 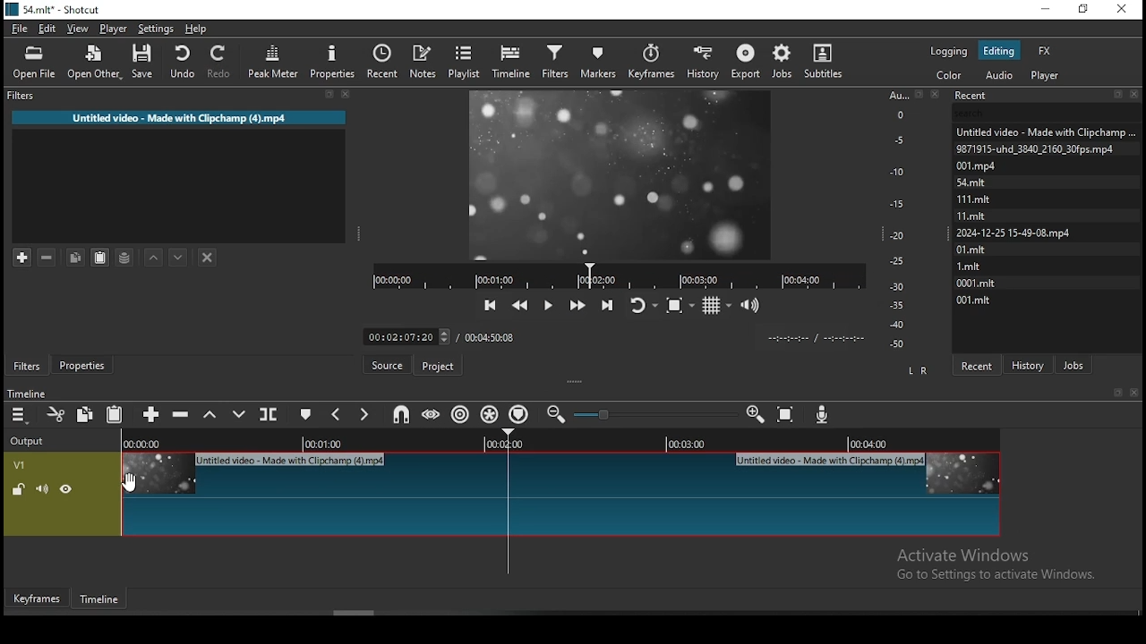 What do you see at coordinates (1013, 234) in the screenshot?
I see `files` at bounding box center [1013, 234].